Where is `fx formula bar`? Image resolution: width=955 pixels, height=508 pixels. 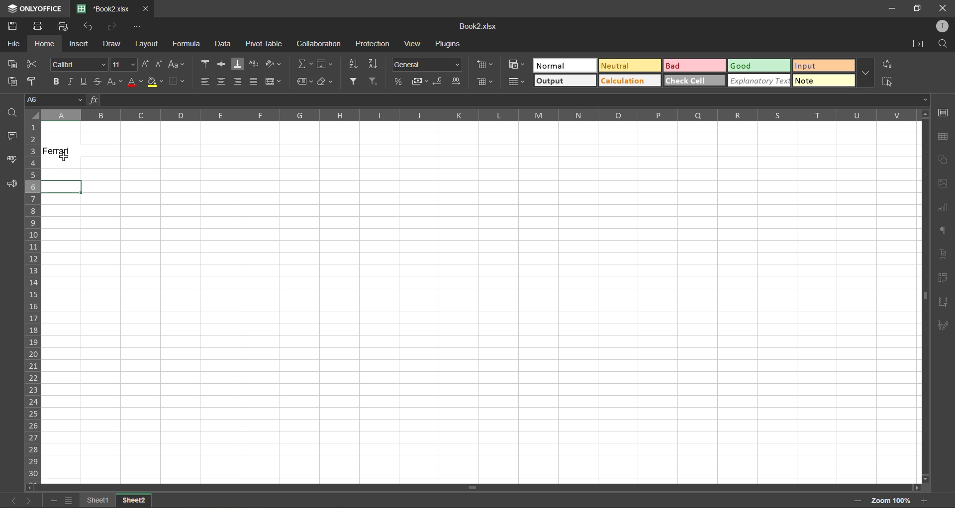
fx formula bar is located at coordinates (506, 100).